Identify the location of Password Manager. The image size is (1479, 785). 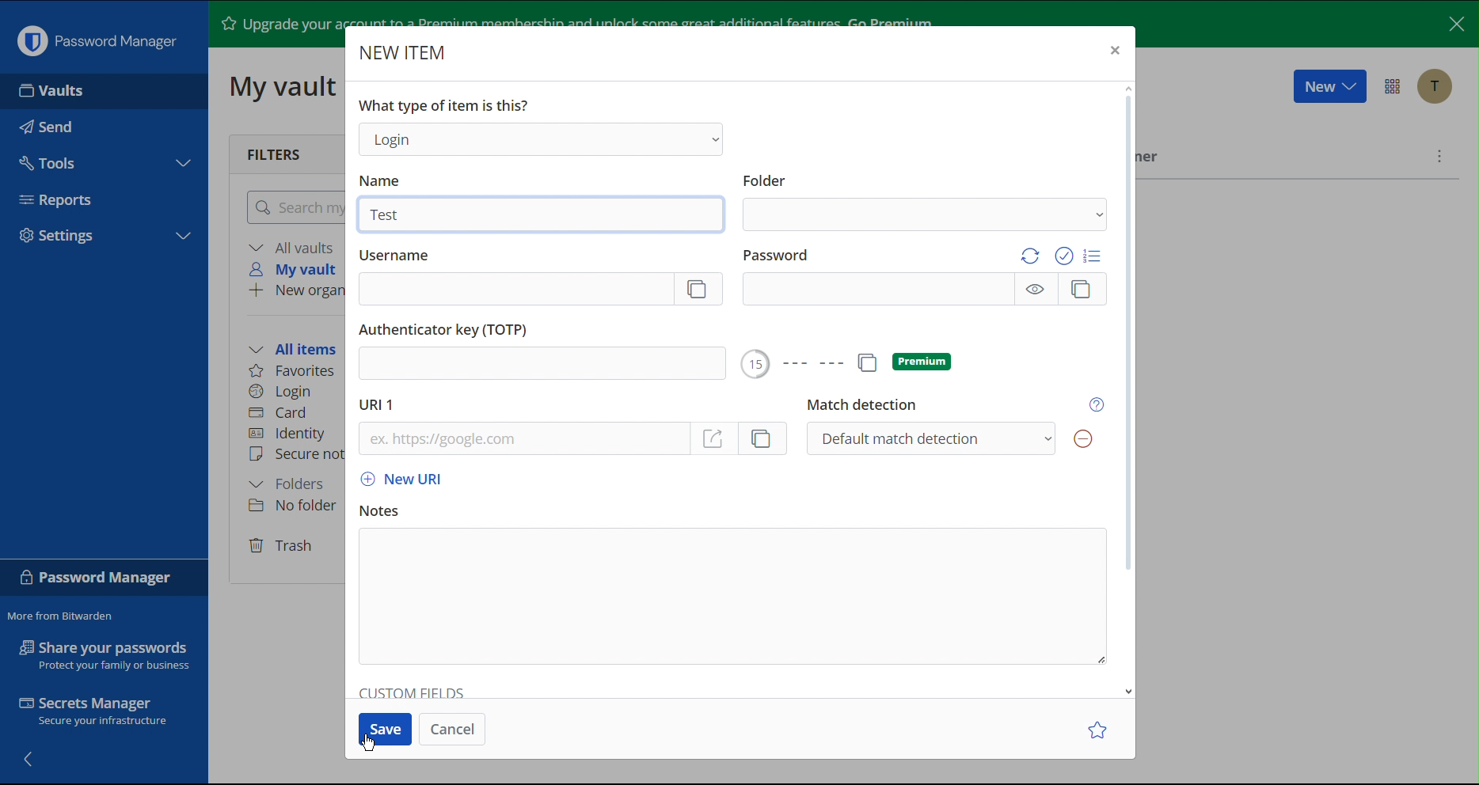
(93, 40).